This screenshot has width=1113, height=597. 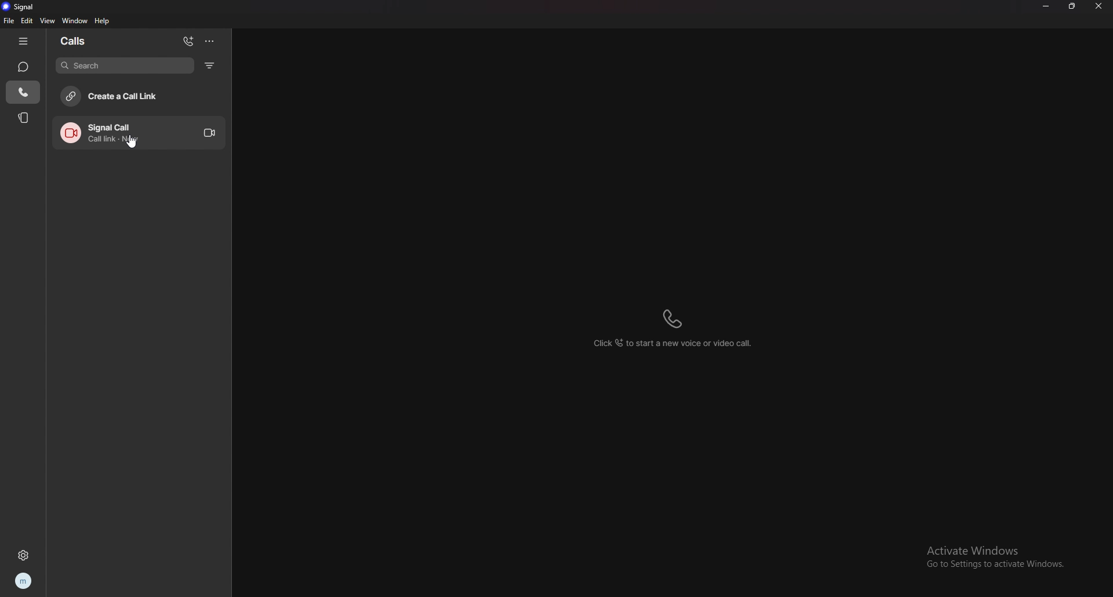 What do you see at coordinates (87, 40) in the screenshot?
I see `calls` at bounding box center [87, 40].